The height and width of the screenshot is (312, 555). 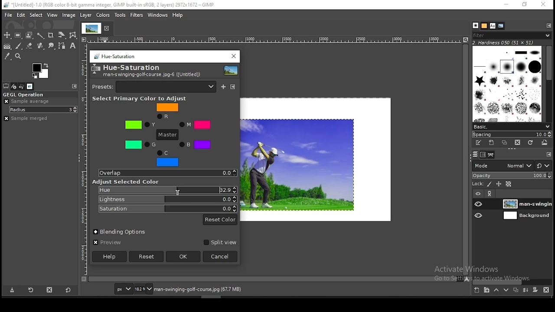 What do you see at coordinates (492, 26) in the screenshot?
I see `fonts` at bounding box center [492, 26].